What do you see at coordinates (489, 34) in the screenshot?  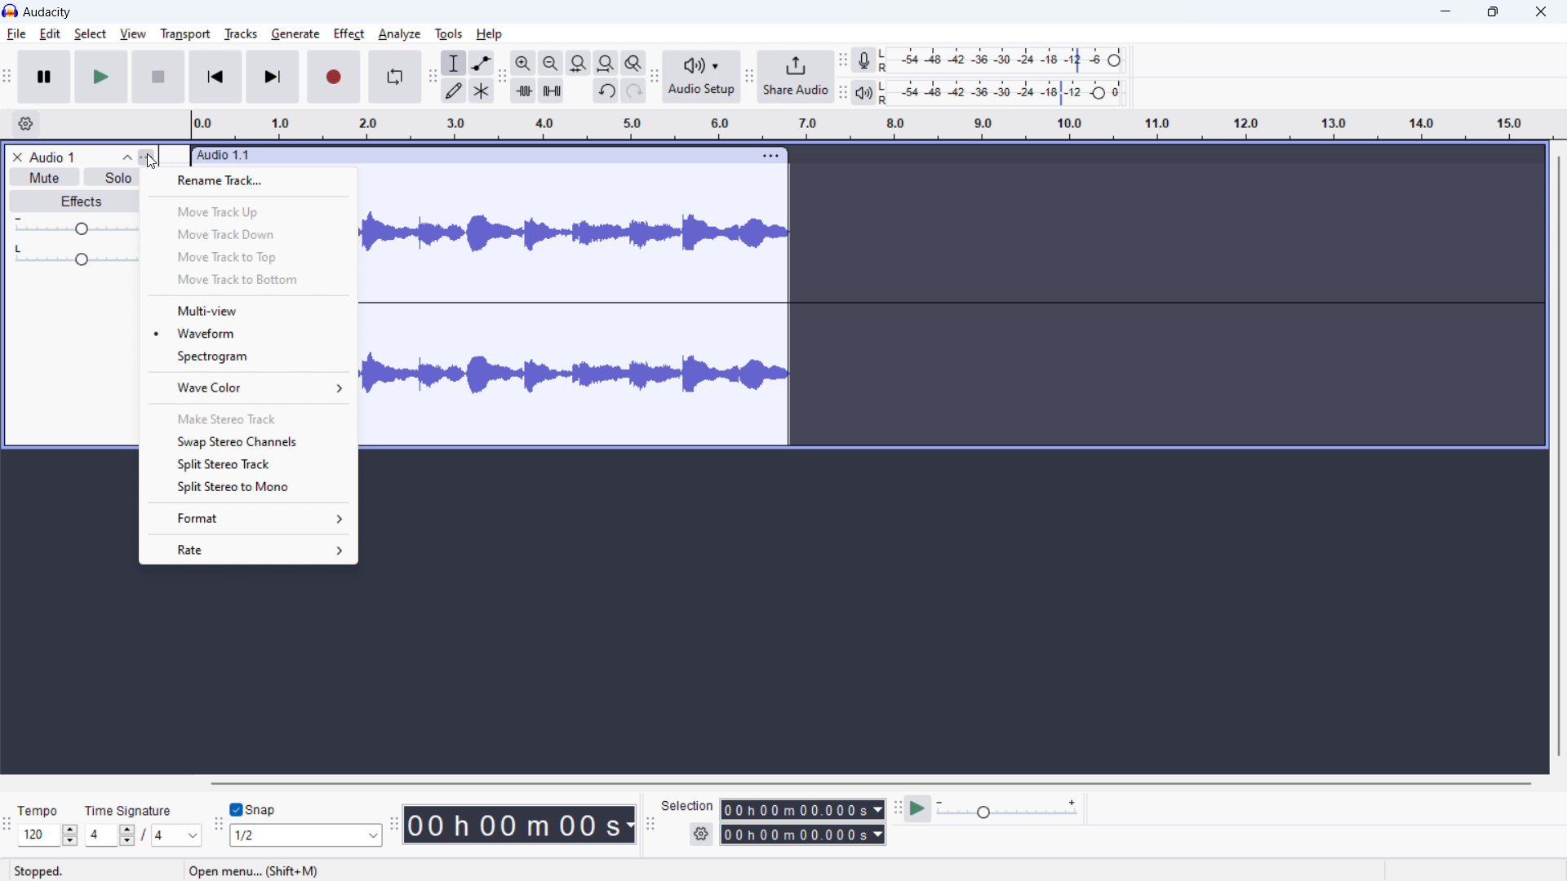 I see `help` at bounding box center [489, 34].